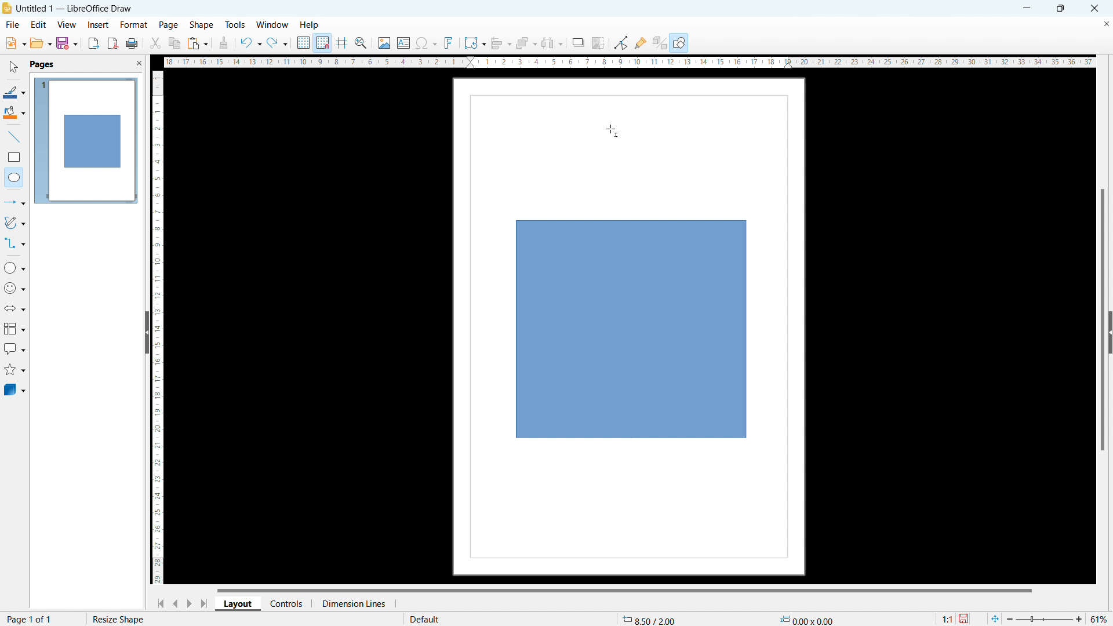 This screenshot has width=1113, height=626. What do you see at coordinates (159, 603) in the screenshot?
I see `go to first page` at bounding box center [159, 603].